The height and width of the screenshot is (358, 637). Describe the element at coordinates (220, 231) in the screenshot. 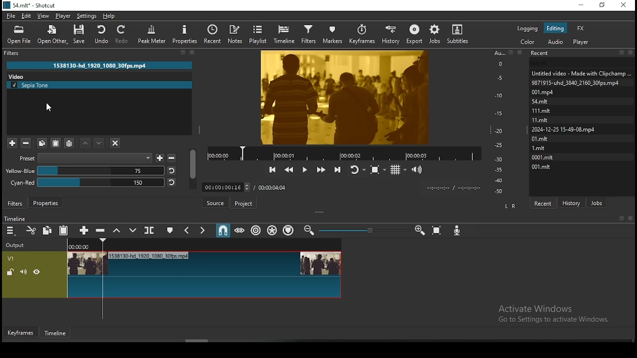

I see `snap` at that location.